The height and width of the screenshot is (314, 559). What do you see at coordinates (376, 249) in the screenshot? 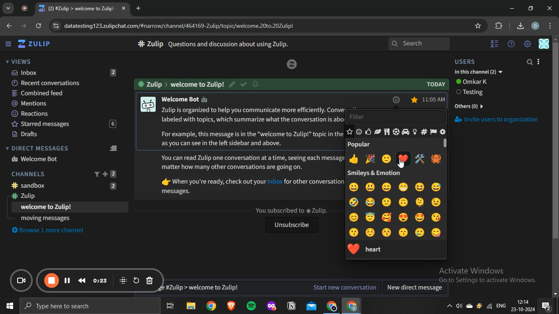
I see `heart` at bounding box center [376, 249].